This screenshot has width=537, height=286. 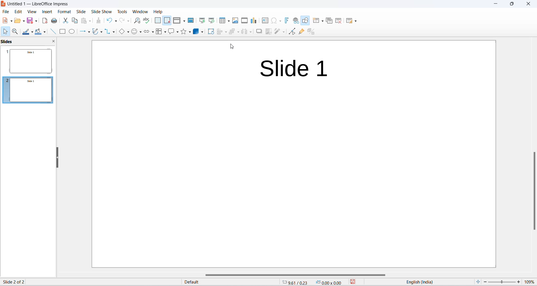 I want to click on find, so click(x=137, y=21).